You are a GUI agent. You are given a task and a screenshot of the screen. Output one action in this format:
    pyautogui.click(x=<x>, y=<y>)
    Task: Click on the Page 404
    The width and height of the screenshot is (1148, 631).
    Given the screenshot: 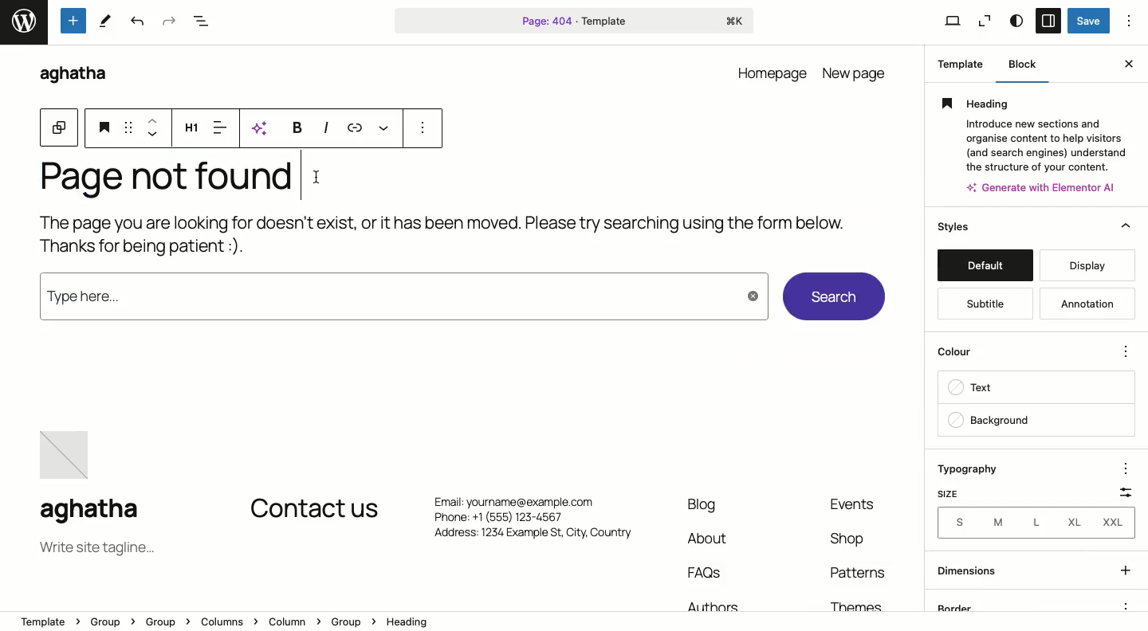 What is the action you would take?
    pyautogui.click(x=576, y=20)
    